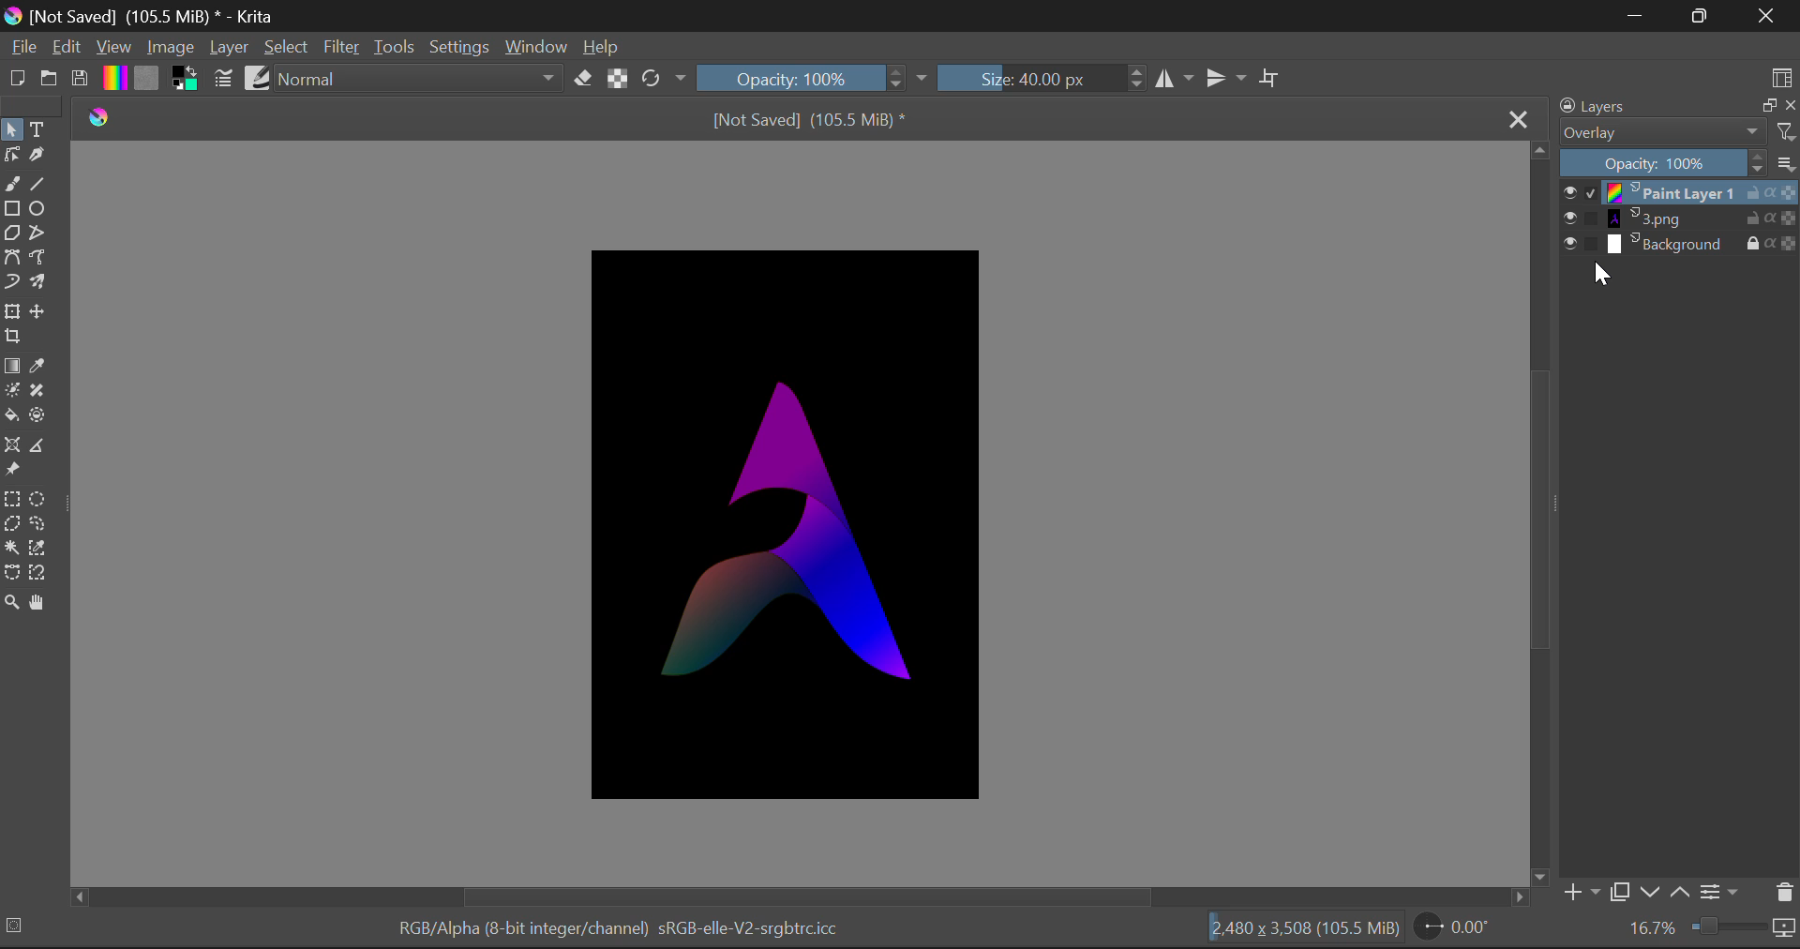 Image resolution: width=1800 pixels, height=949 pixels. I want to click on Elipses, so click(41, 211).